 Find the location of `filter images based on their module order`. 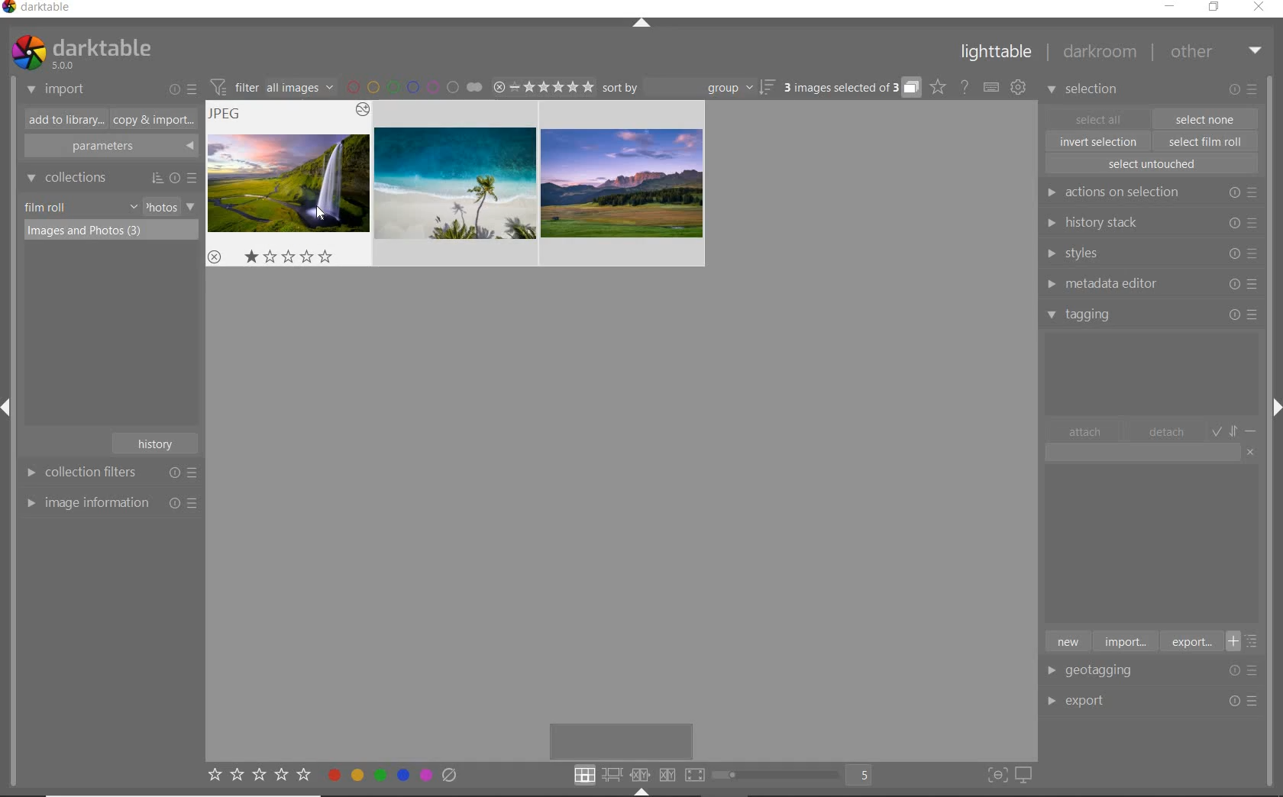

filter images based on their module order is located at coordinates (270, 86).